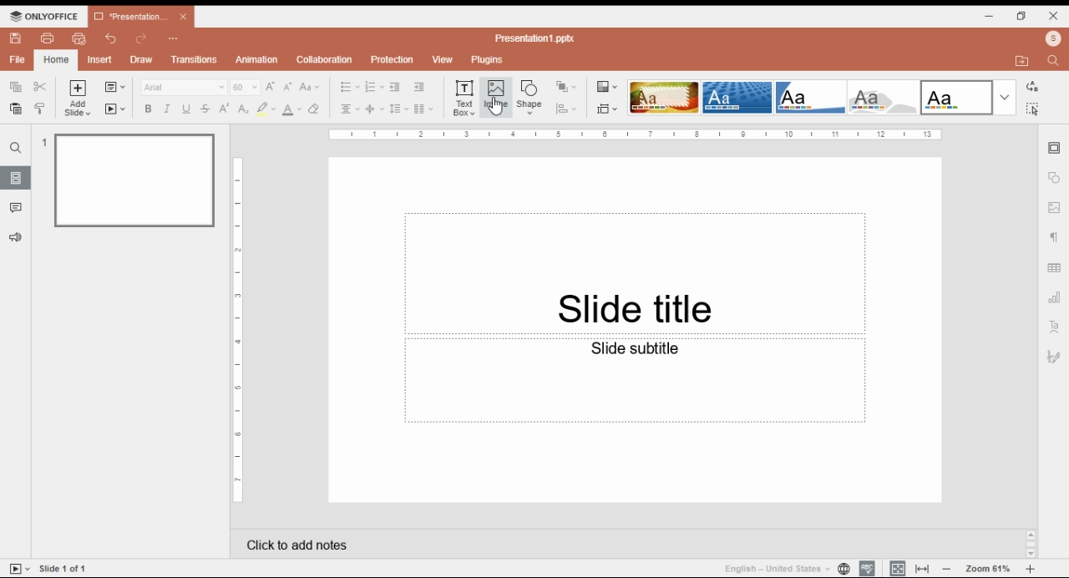 The width and height of the screenshot is (1069, 578). Describe the element at coordinates (498, 107) in the screenshot. I see `Cursor` at that location.